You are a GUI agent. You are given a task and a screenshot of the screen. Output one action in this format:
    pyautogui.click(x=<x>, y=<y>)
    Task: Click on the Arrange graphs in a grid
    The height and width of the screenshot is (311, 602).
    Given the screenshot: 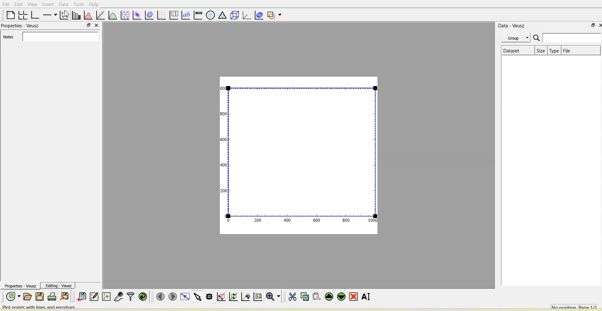 What is the action you would take?
    pyautogui.click(x=23, y=15)
    